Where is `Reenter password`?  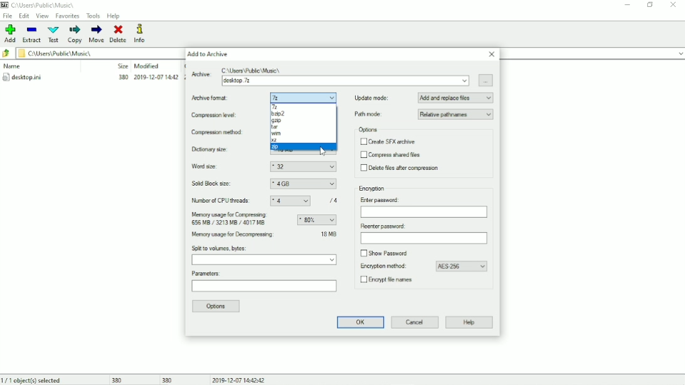
Reenter password is located at coordinates (423, 234).